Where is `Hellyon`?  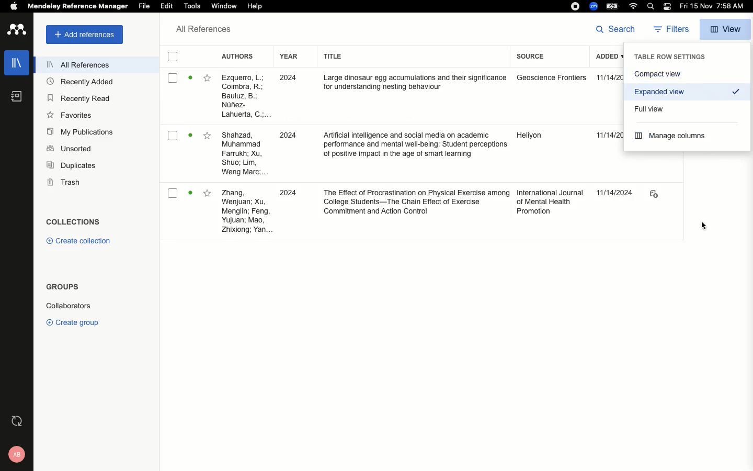 Hellyon is located at coordinates (529, 137).